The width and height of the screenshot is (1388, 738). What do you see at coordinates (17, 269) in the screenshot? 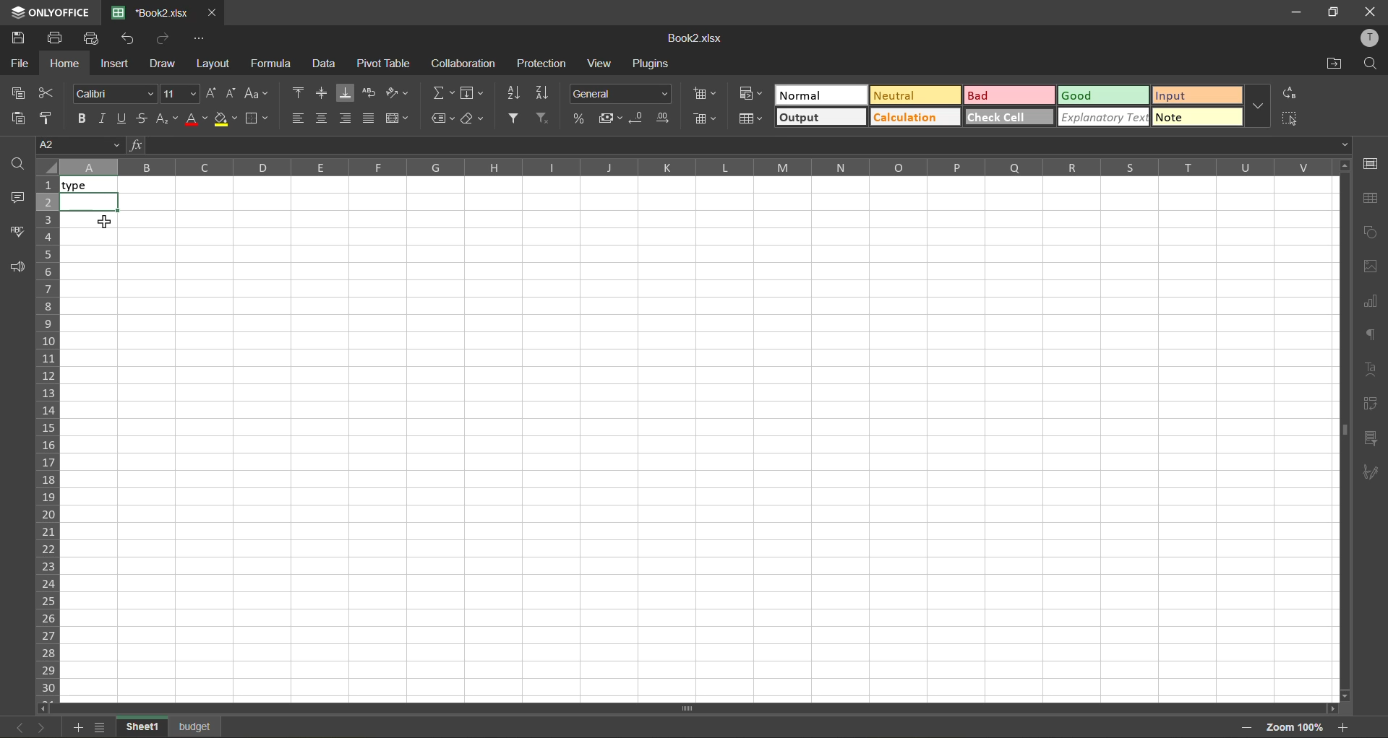
I see `feedback` at bounding box center [17, 269].